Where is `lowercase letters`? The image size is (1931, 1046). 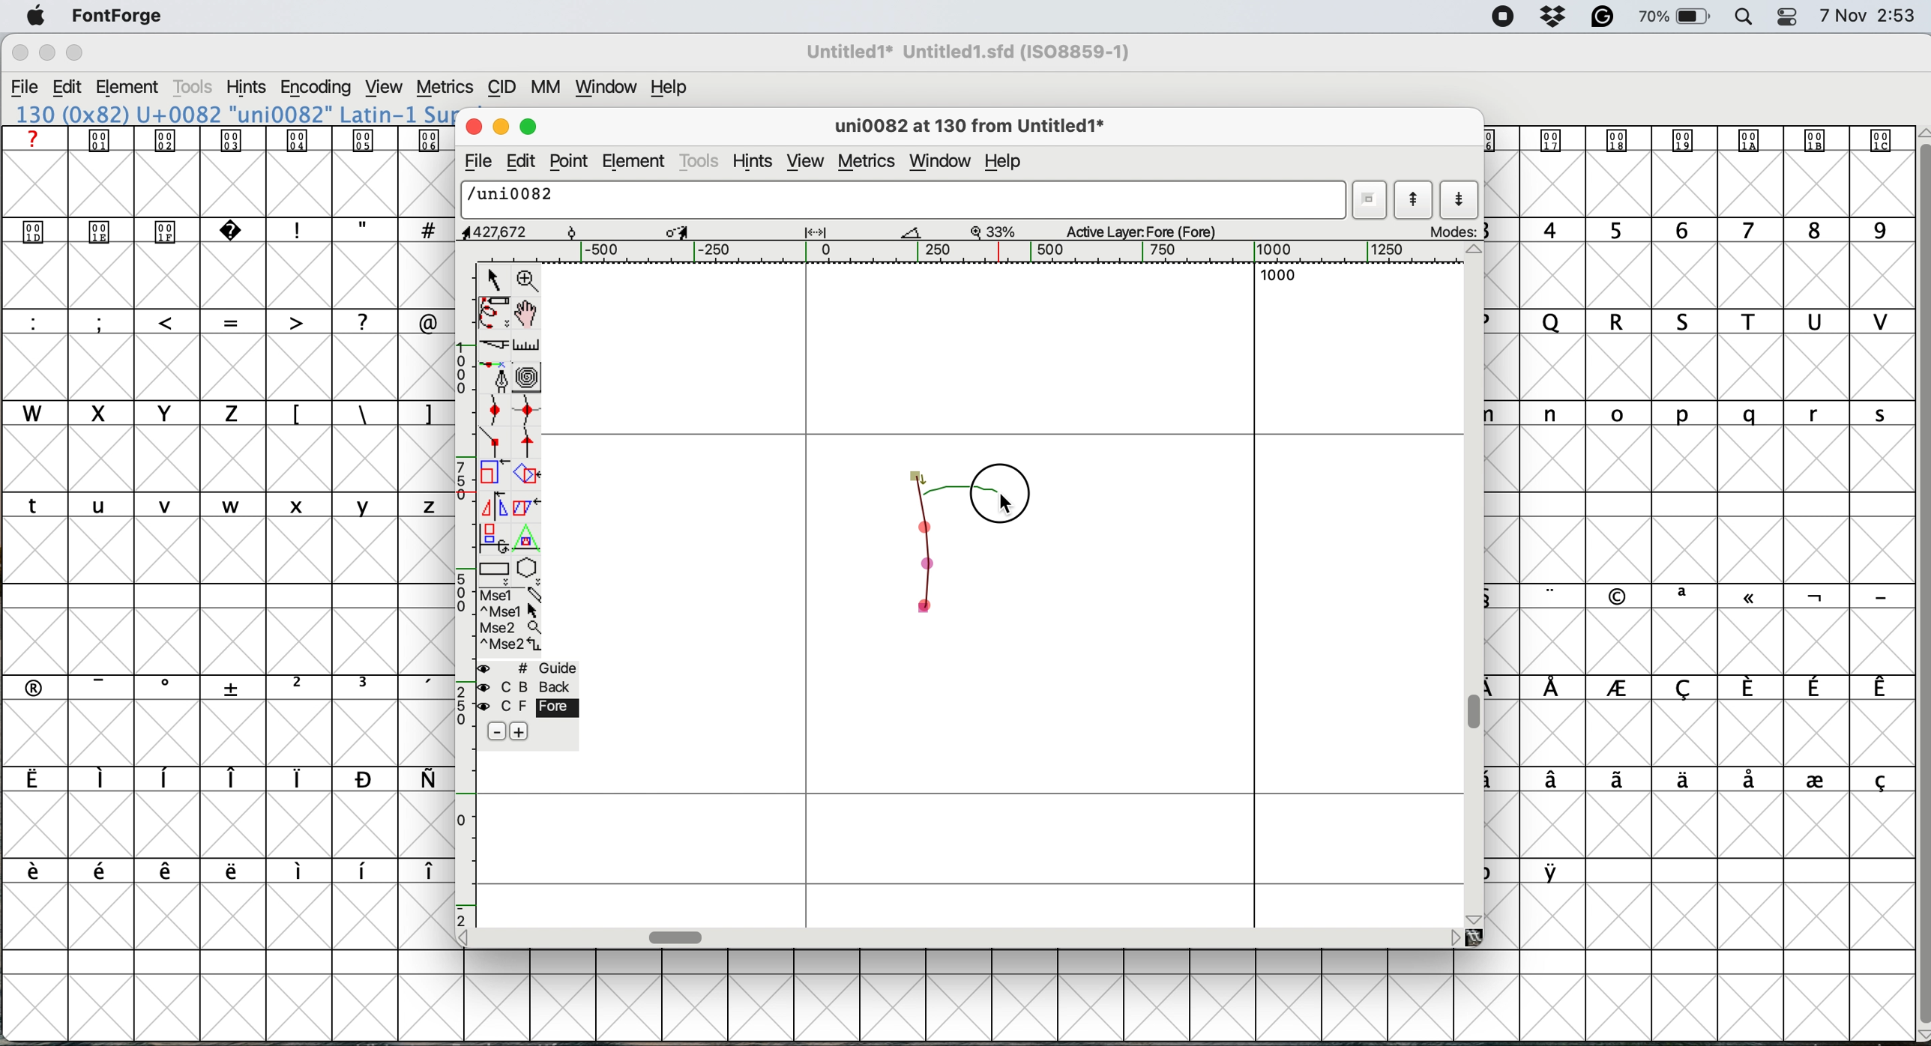
lowercase letters is located at coordinates (1689, 413).